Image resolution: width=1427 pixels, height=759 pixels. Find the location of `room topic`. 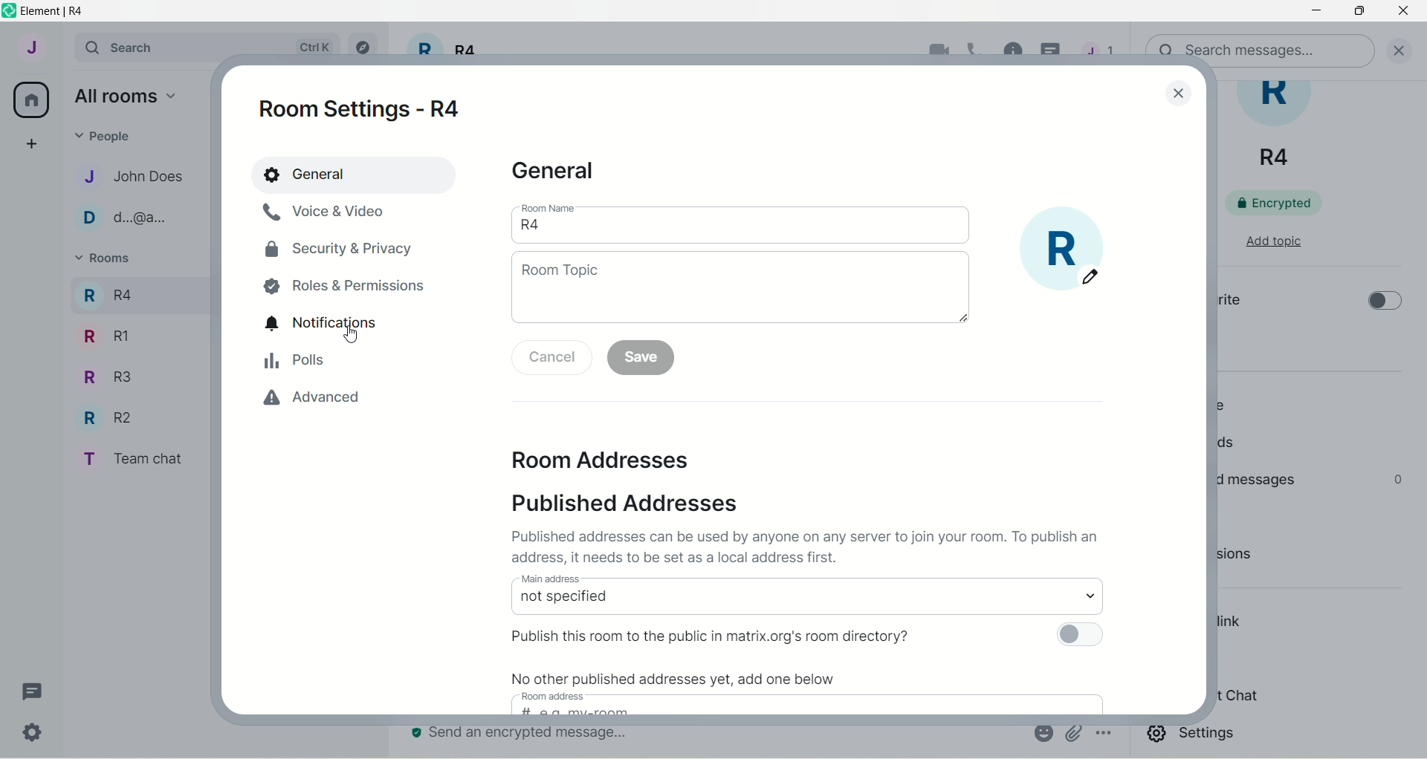

room topic is located at coordinates (742, 288).